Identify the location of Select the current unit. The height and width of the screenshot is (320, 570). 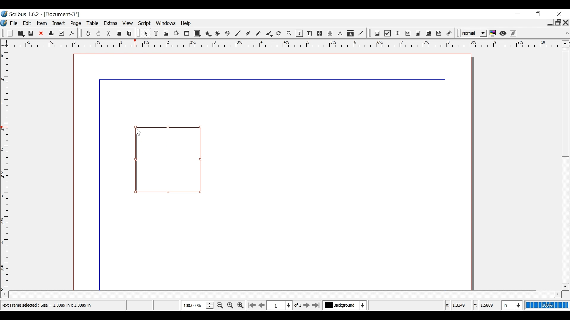
(511, 305).